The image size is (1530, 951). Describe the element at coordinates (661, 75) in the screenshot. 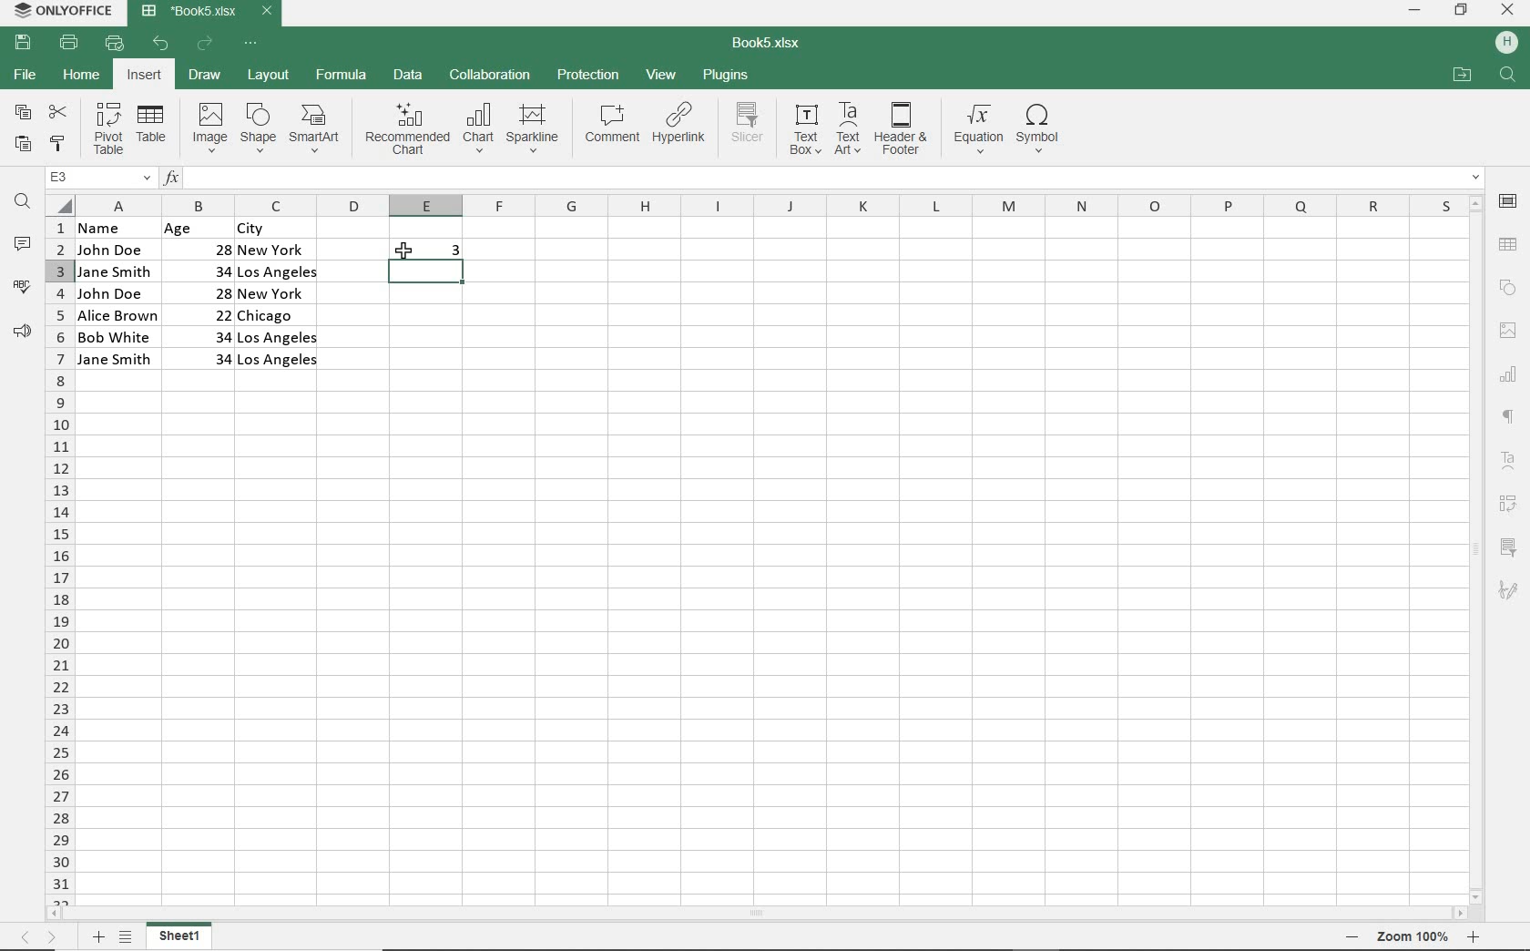

I see `VIEW` at that location.